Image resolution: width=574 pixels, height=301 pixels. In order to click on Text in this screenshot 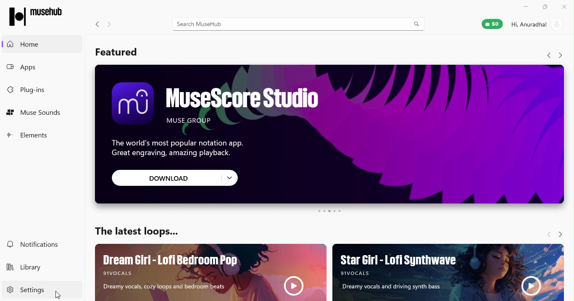, I will do `click(140, 232)`.